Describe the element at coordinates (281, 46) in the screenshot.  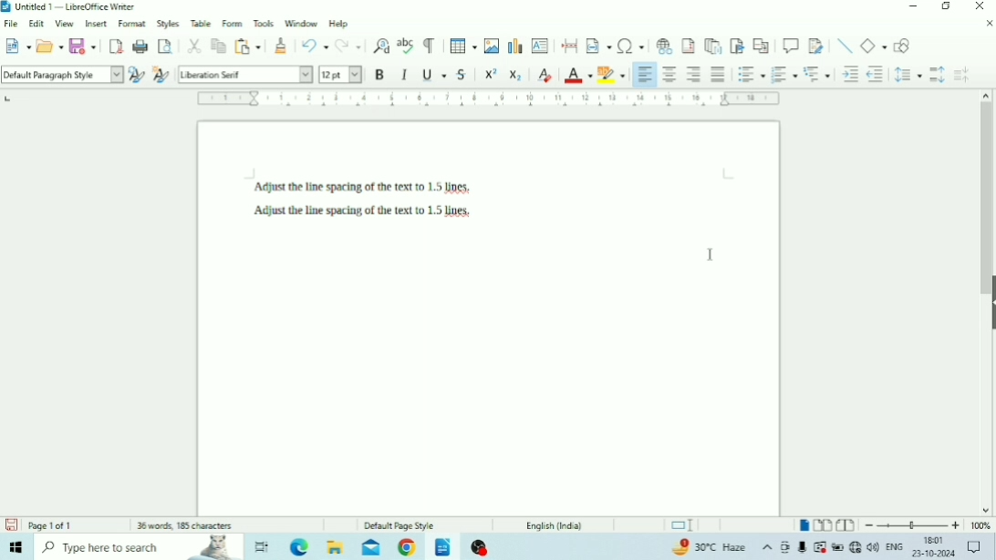
I see `Clone Formatting` at that location.